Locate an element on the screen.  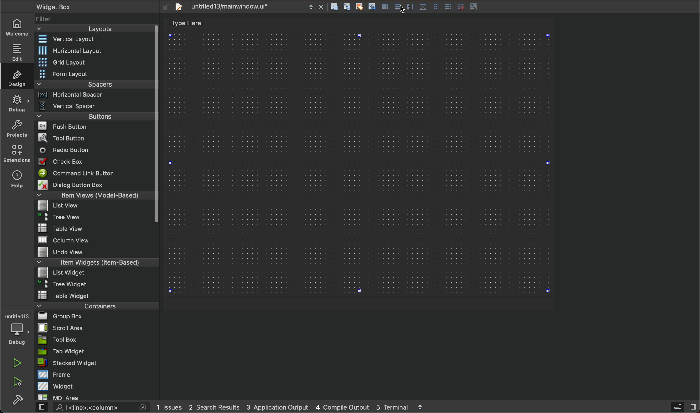
command line button is located at coordinates (94, 173).